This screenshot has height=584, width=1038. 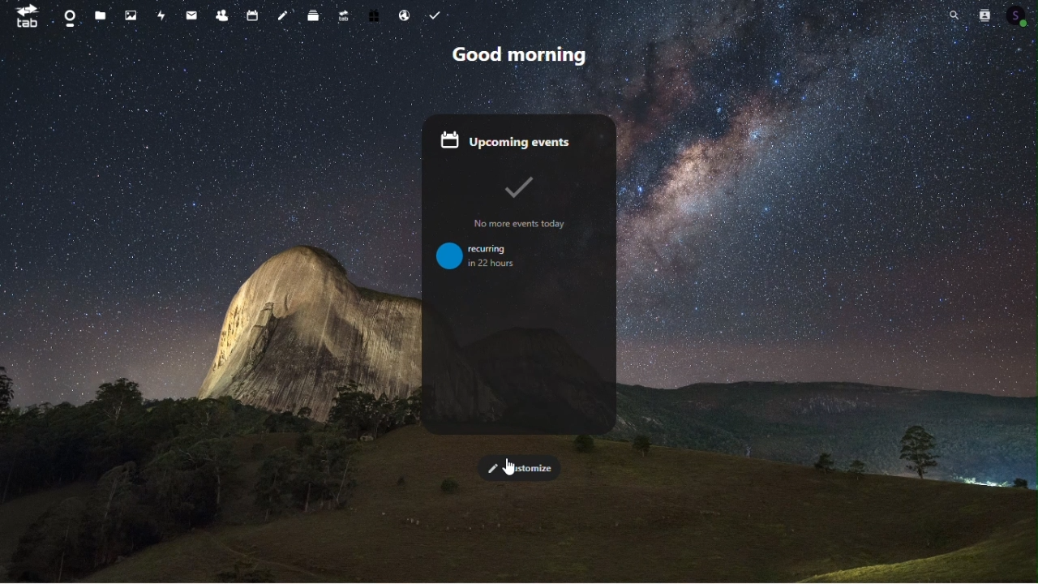 I want to click on Account icon, so click(x=1020, y=13).